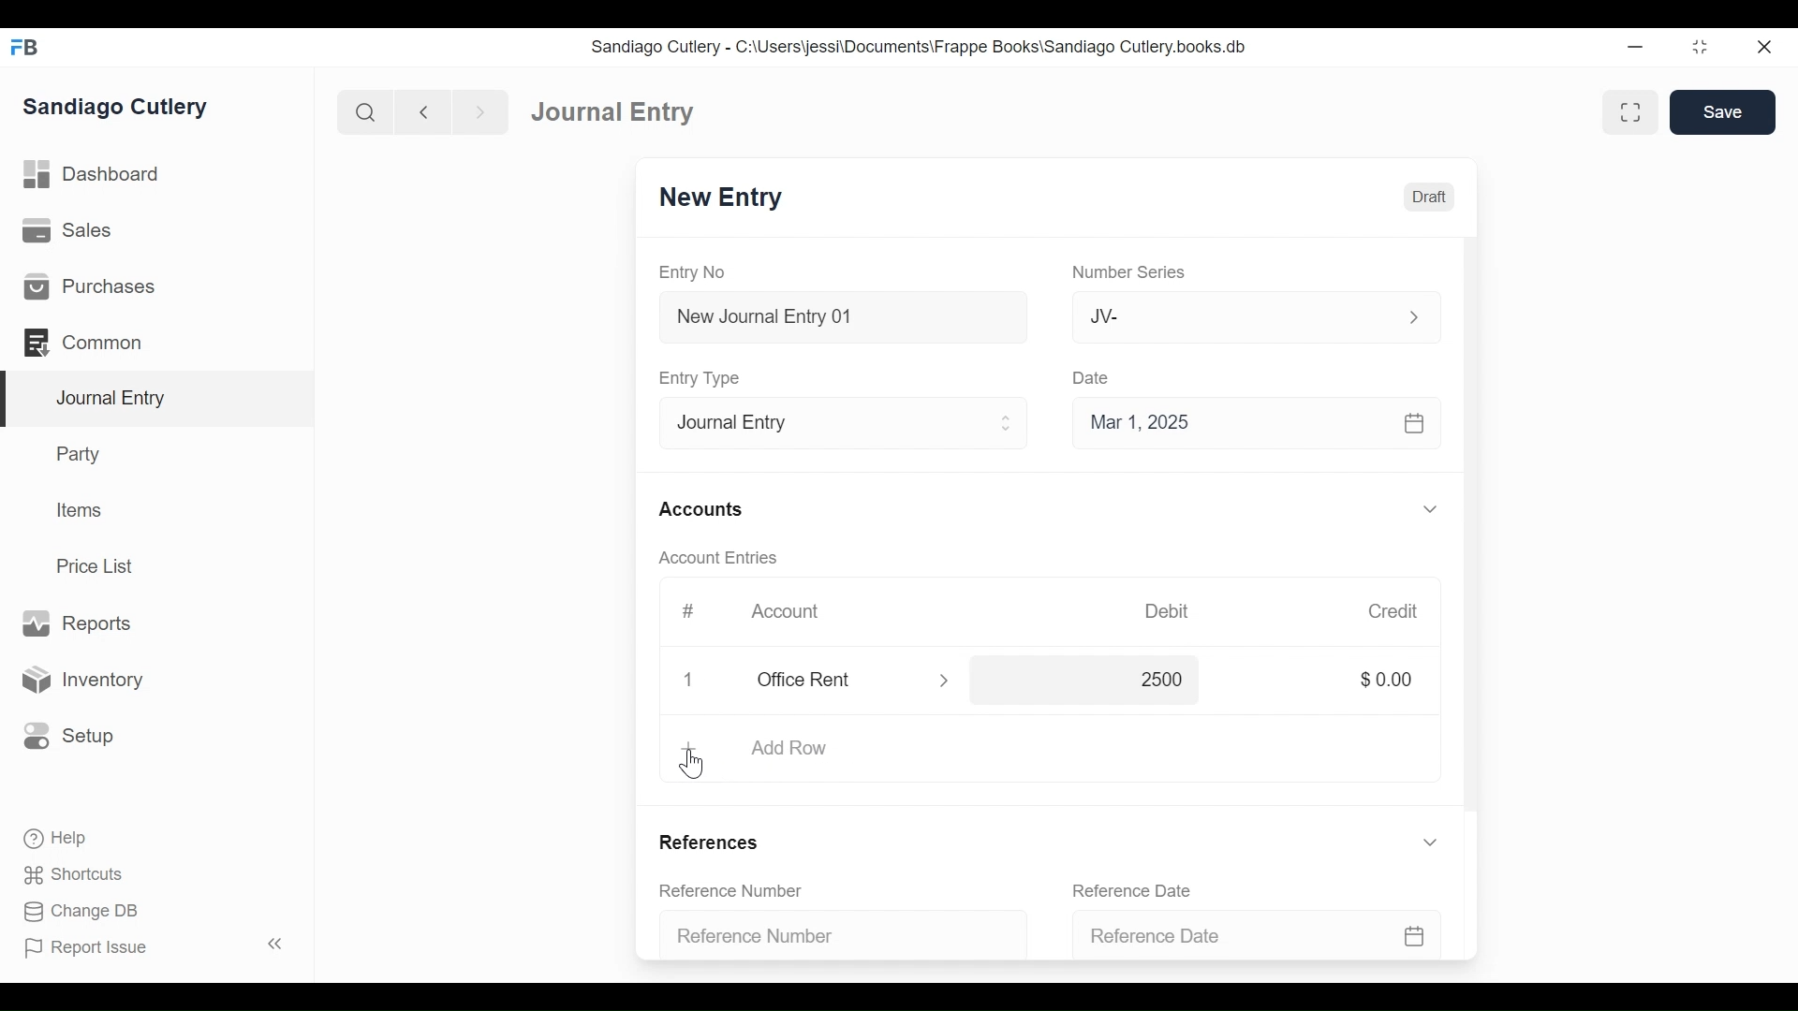 The height and width of the screenshot is (1011, 1798). I want to click on Jv-, so click(1244, 317).